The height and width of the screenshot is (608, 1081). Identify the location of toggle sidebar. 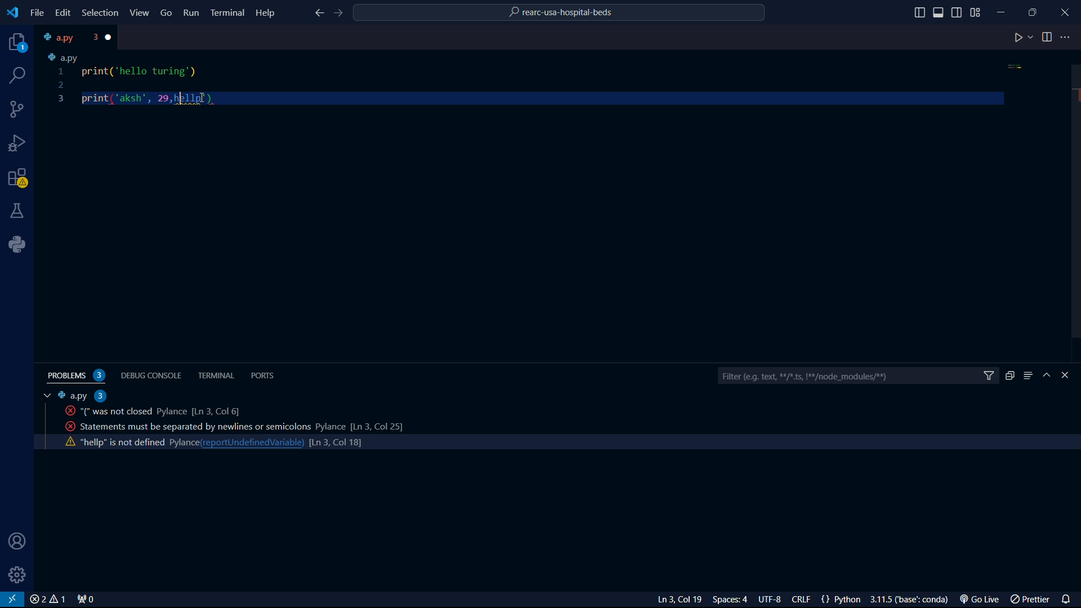
(958, 11).